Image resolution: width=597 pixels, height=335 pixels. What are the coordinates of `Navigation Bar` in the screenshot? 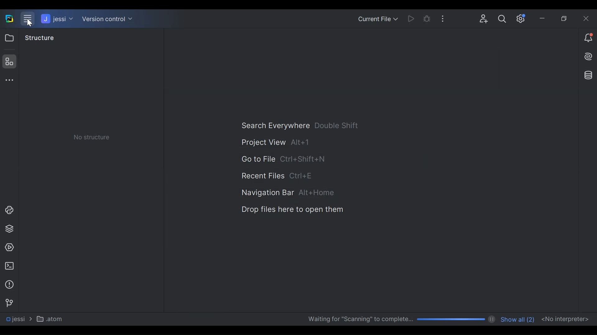 It's located at (277, 194).